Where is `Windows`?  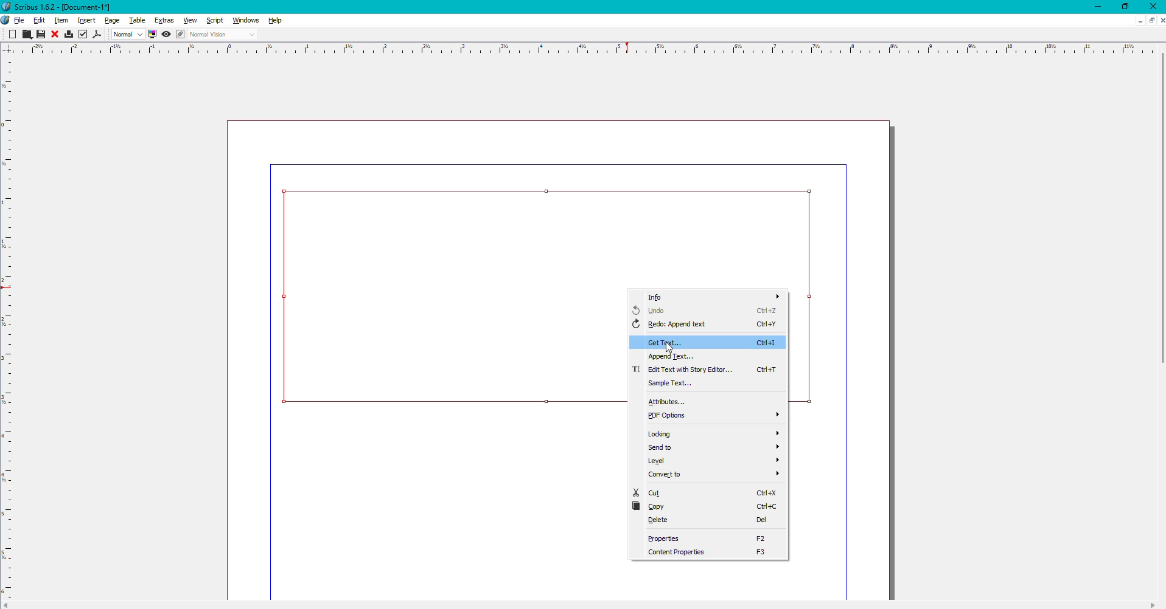 Windows is located at coordinates (245, 21).